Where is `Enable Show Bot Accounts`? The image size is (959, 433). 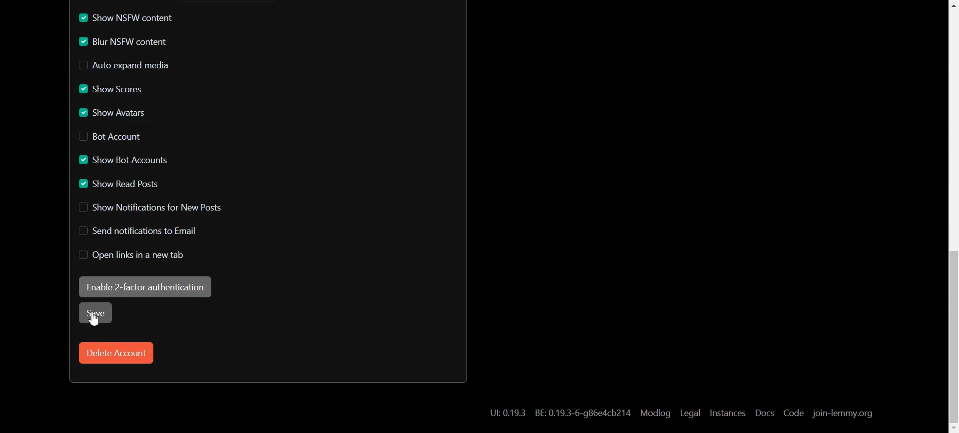 Enable Show Bot Accounts is located at coordinates (124, 160).